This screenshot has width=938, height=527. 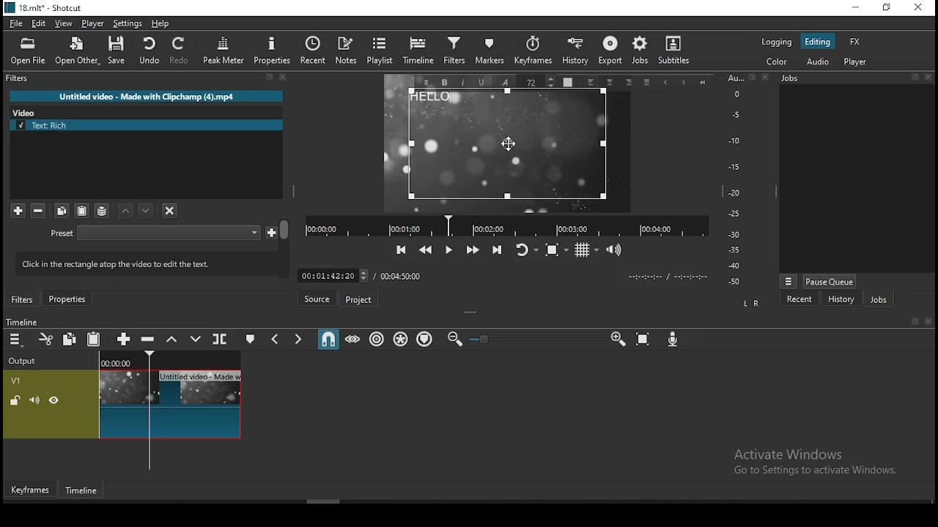 What do you see at coordinates (298, 337) in the screenshot?
I see `next marker` at bounding box center [298, 337].